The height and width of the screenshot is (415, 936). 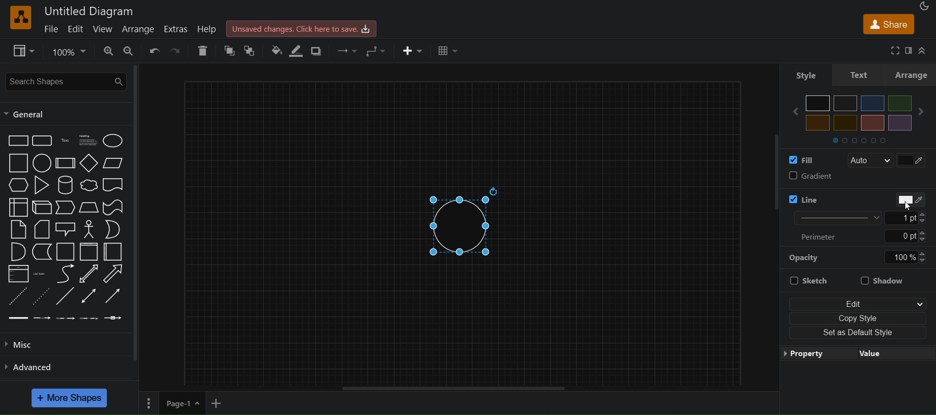 I want to click on step, so click(x=66, y=208).